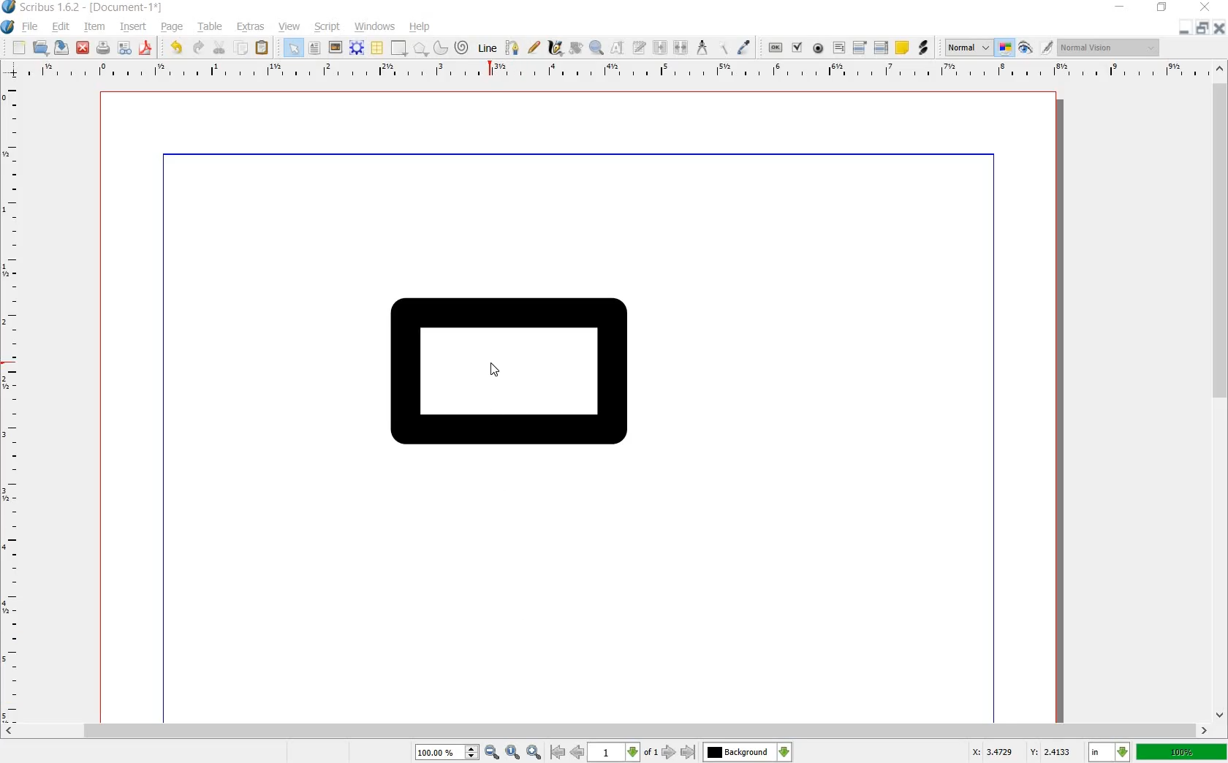 Image resolution: width=1228 pixels, height=763 pixels. I want to click on table, so click(211, 27).